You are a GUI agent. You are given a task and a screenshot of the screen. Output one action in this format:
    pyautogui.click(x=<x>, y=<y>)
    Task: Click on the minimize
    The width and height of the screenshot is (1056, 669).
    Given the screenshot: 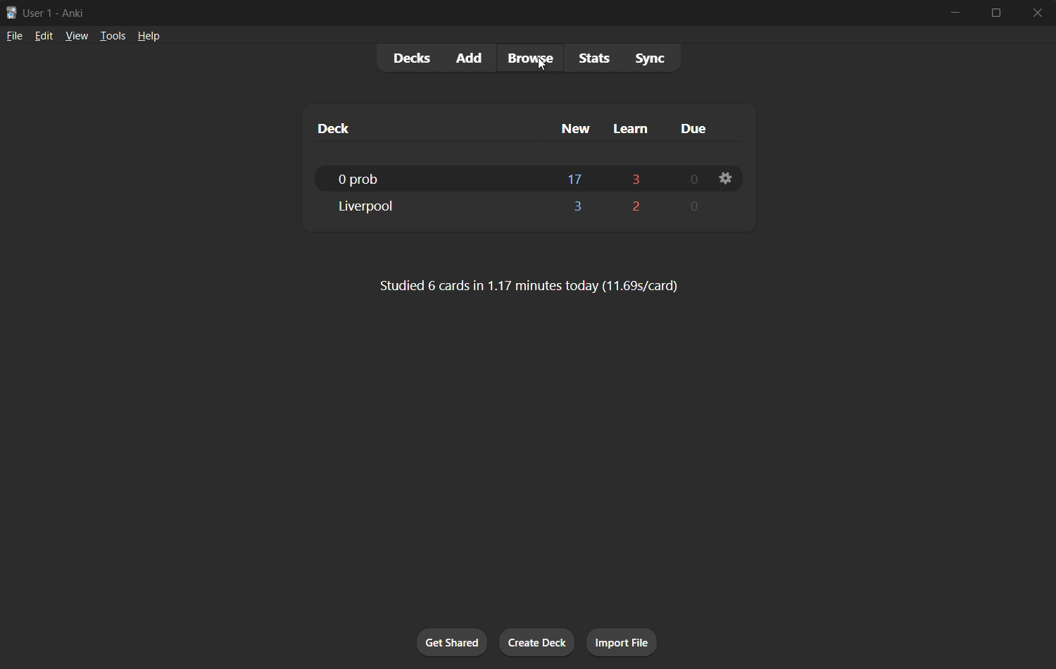 What is the action you would take?
    pyautogui.click(x=959, y=13)
    